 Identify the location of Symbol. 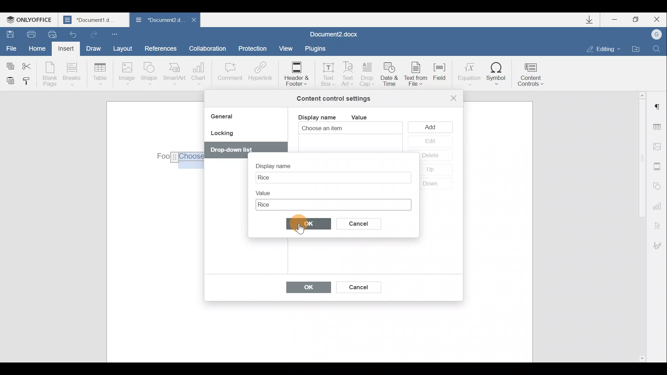
(496, 73).